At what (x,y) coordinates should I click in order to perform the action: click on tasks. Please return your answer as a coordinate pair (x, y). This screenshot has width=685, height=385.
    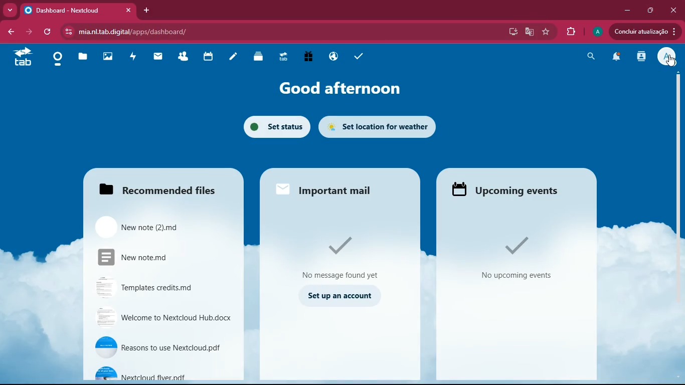
    Looking at the image, I should click on (360, 56).